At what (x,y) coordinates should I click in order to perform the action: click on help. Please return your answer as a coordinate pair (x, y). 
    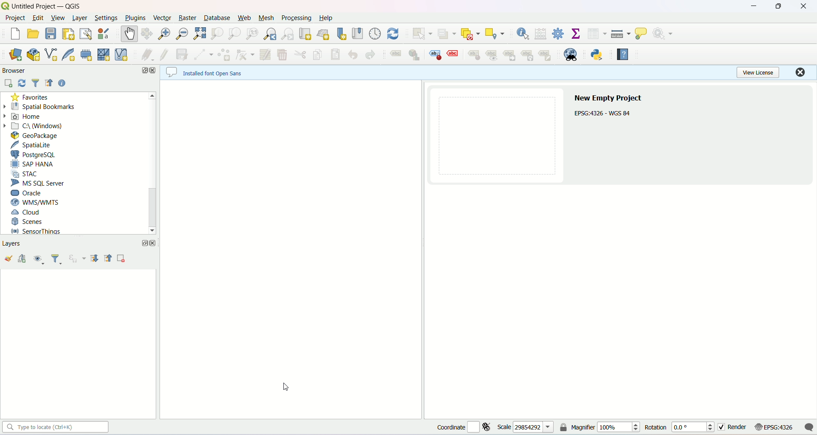
    Looking at the image, I should click on (65, 83).